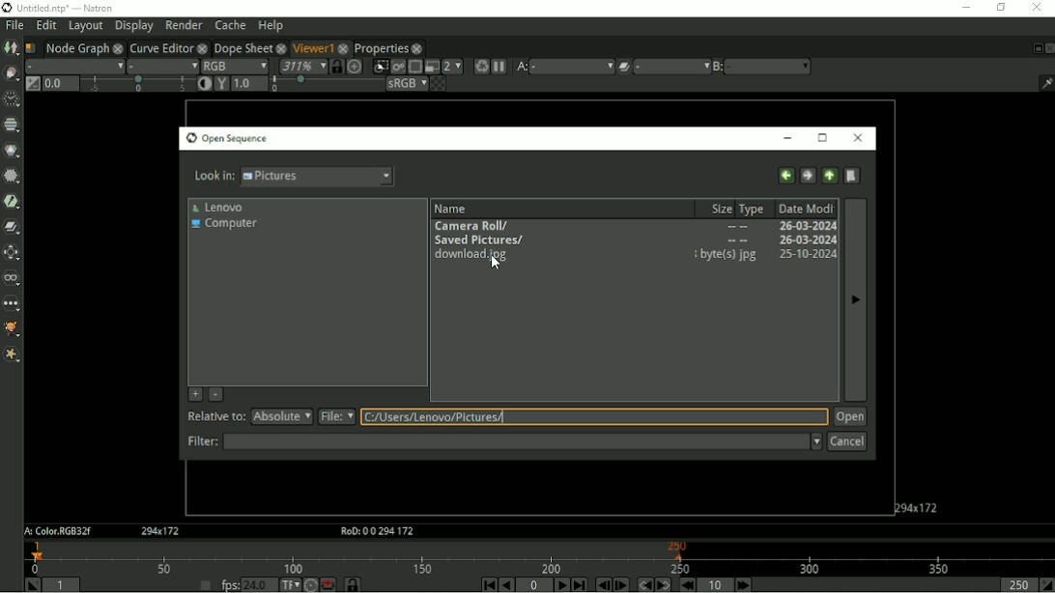 Image resolution: width=1055 pixels, height=593 pixels. I want to click on cursor, so click(495, 264).